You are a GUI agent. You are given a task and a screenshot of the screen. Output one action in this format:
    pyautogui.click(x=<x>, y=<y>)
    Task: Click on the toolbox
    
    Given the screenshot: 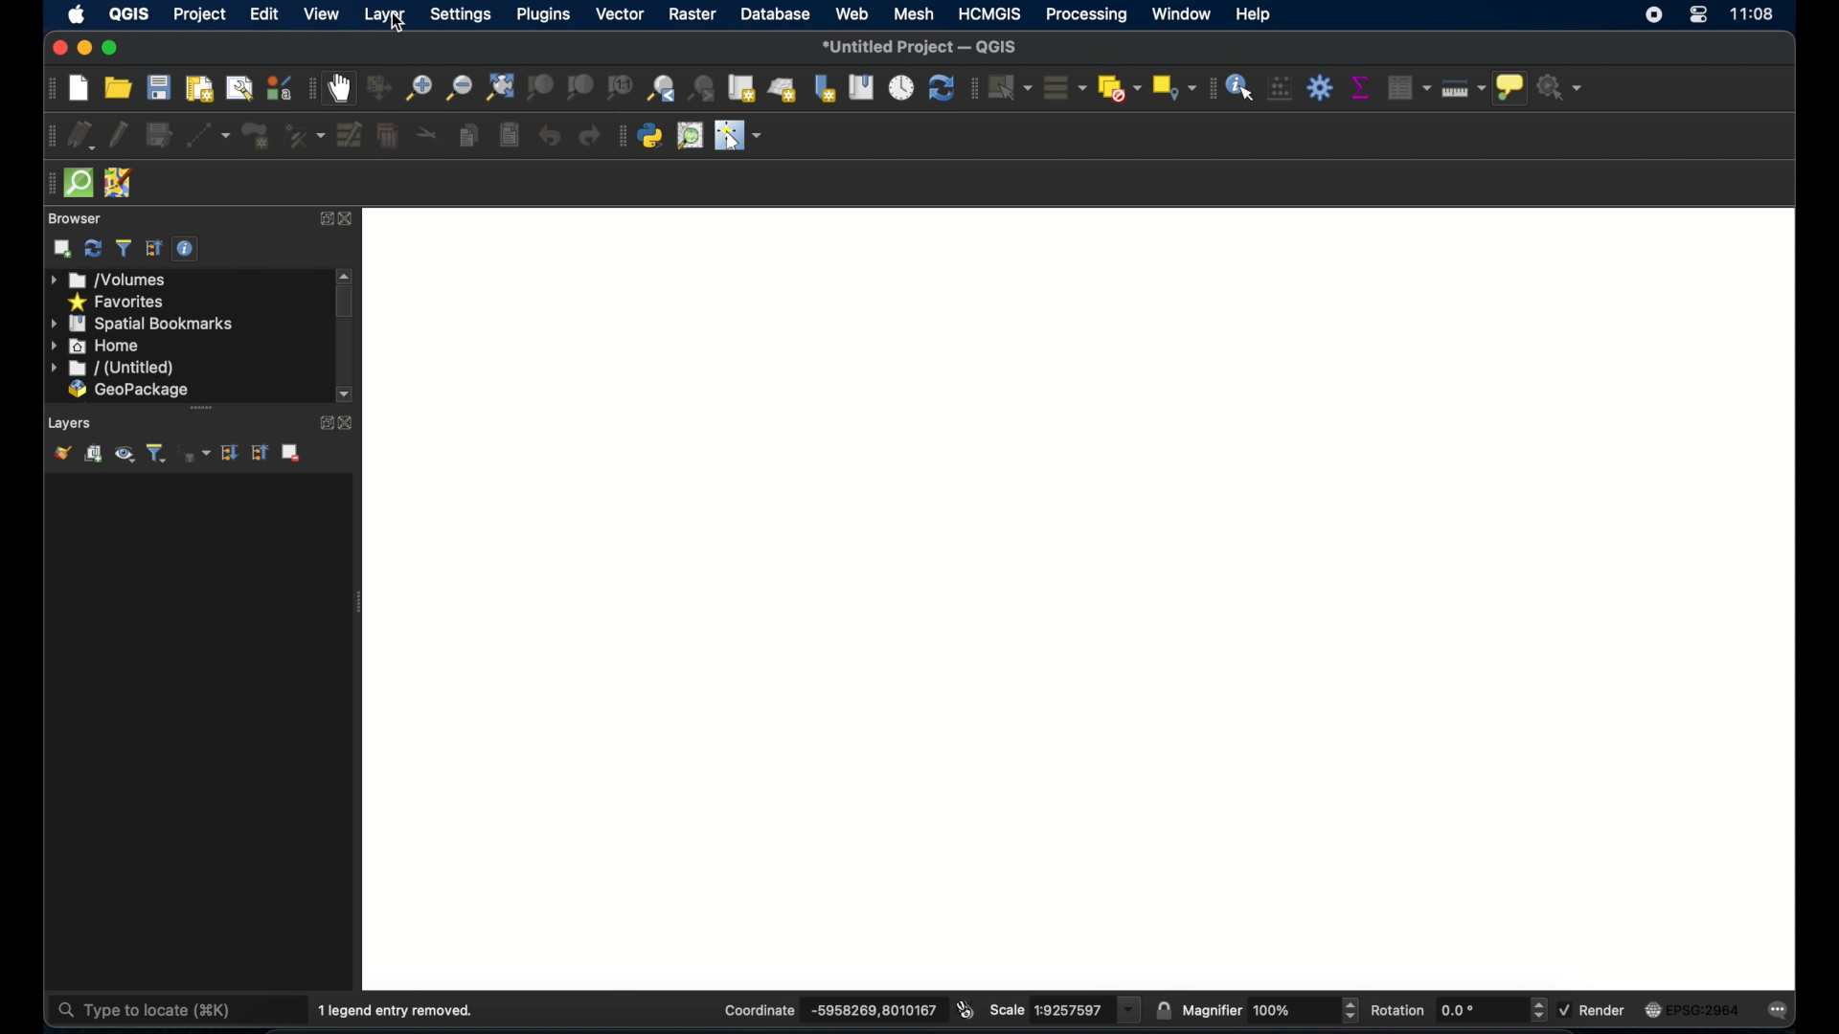 What is the action you would take?
    pyautogui.click(x=1321, y=87)
    